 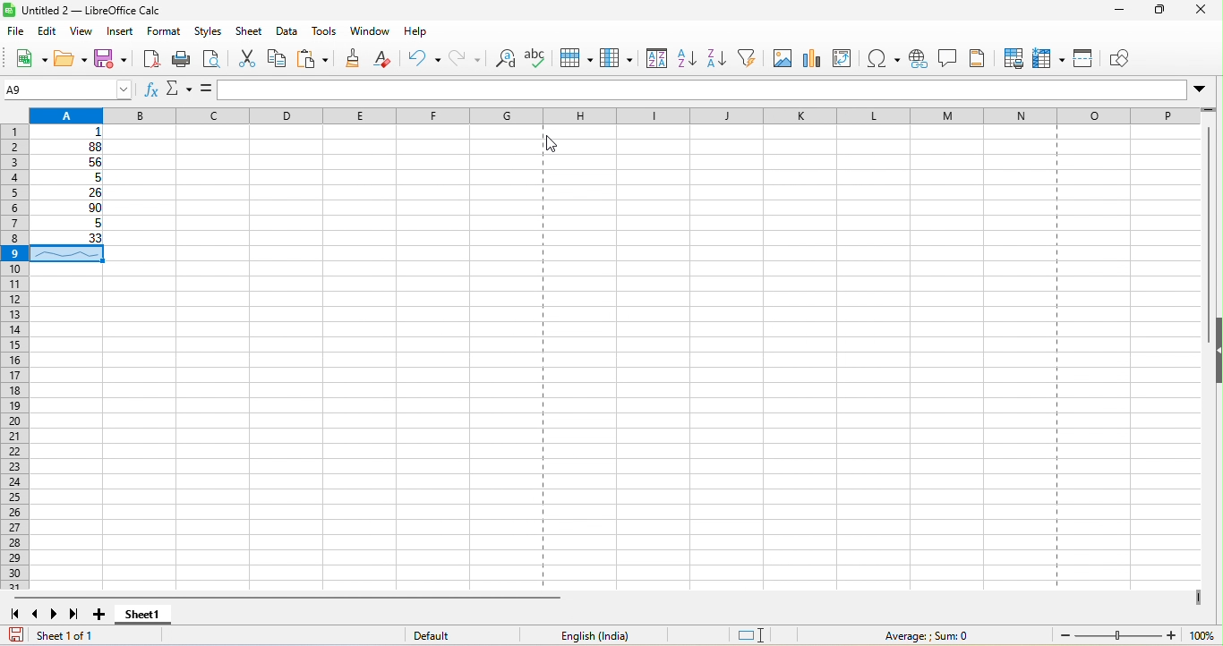 What do you see at coordinates (73, 132) in the screenshot?
I see `1` at bounding box center [73, 132].